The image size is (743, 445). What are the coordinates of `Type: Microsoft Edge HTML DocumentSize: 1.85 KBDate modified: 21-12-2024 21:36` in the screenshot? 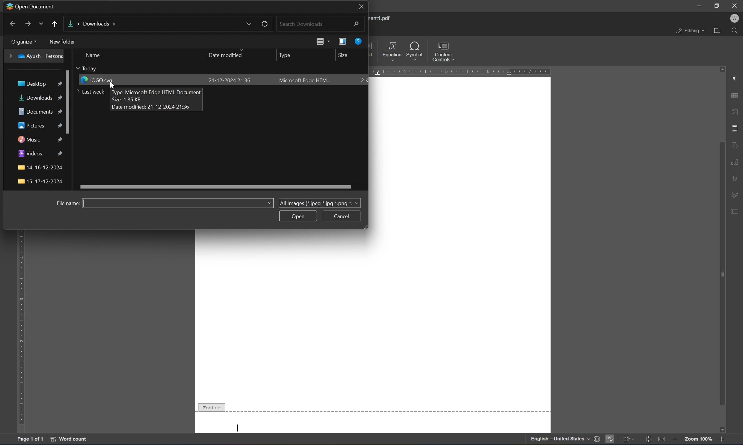 It's located at (158, 100).